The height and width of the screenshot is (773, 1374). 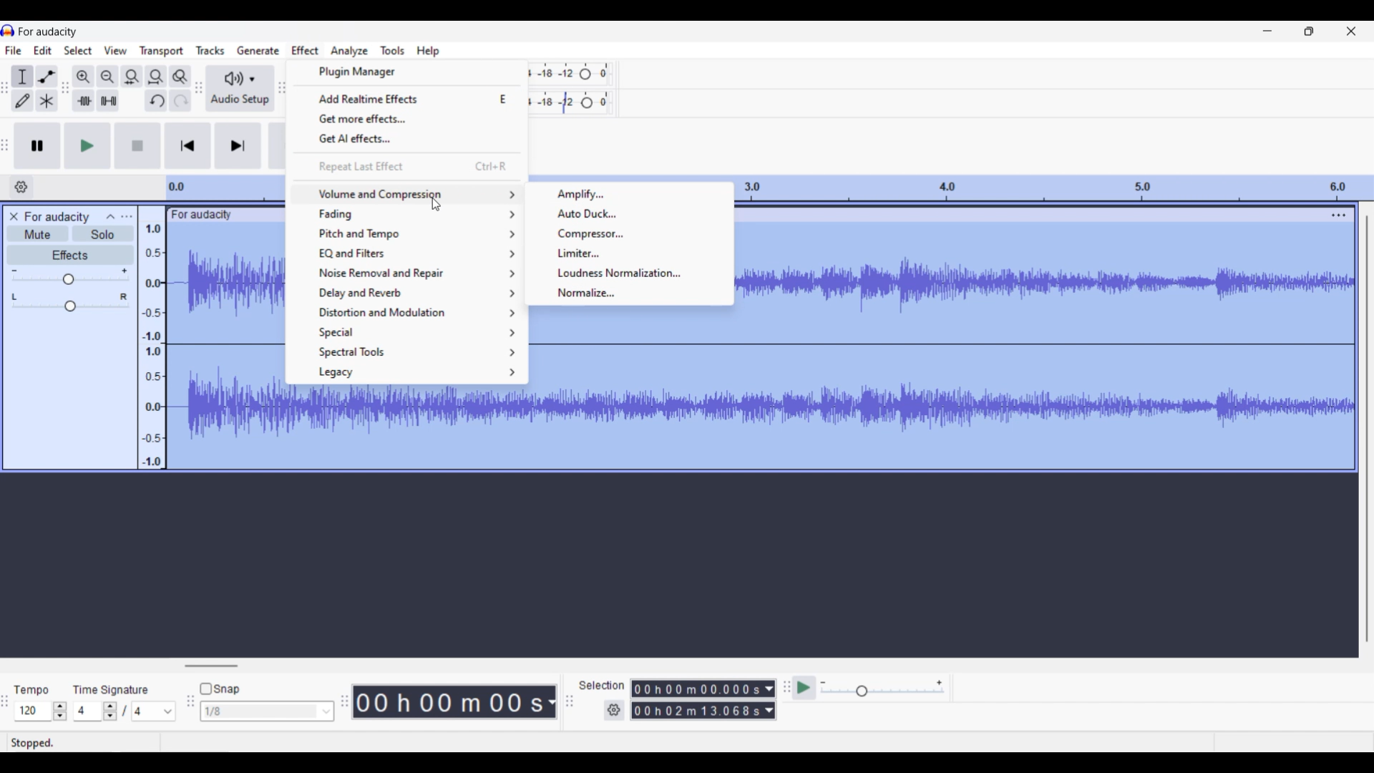 What do you see at coordinates (1352, 31) in the screenshot?
I see `Close interface` at bounding box center [1352, 31].